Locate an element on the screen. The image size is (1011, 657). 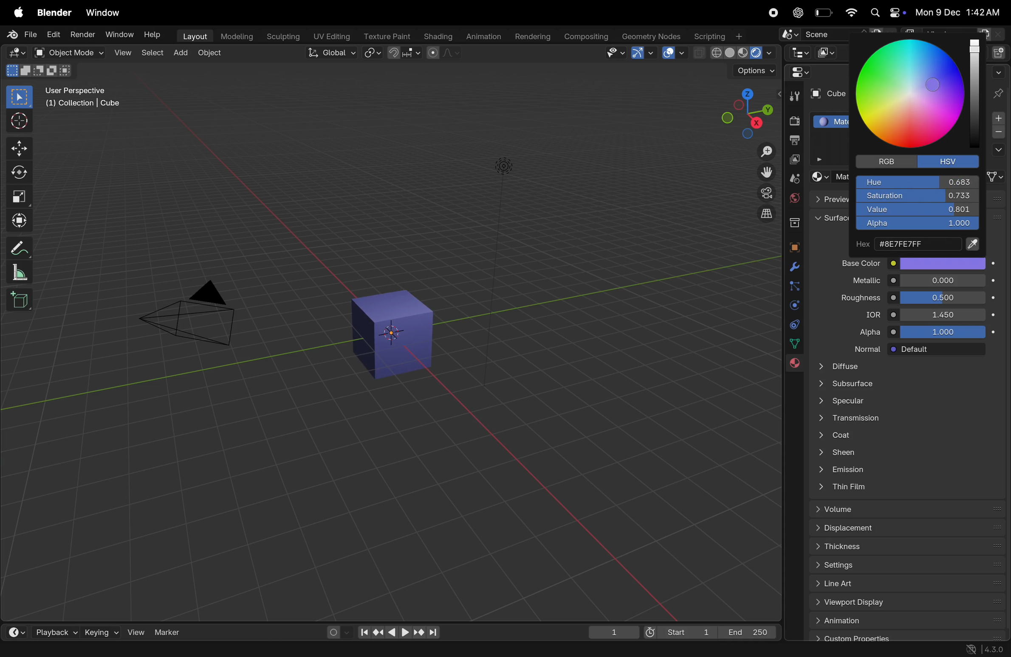
transform is located at coordinates (19, 221).